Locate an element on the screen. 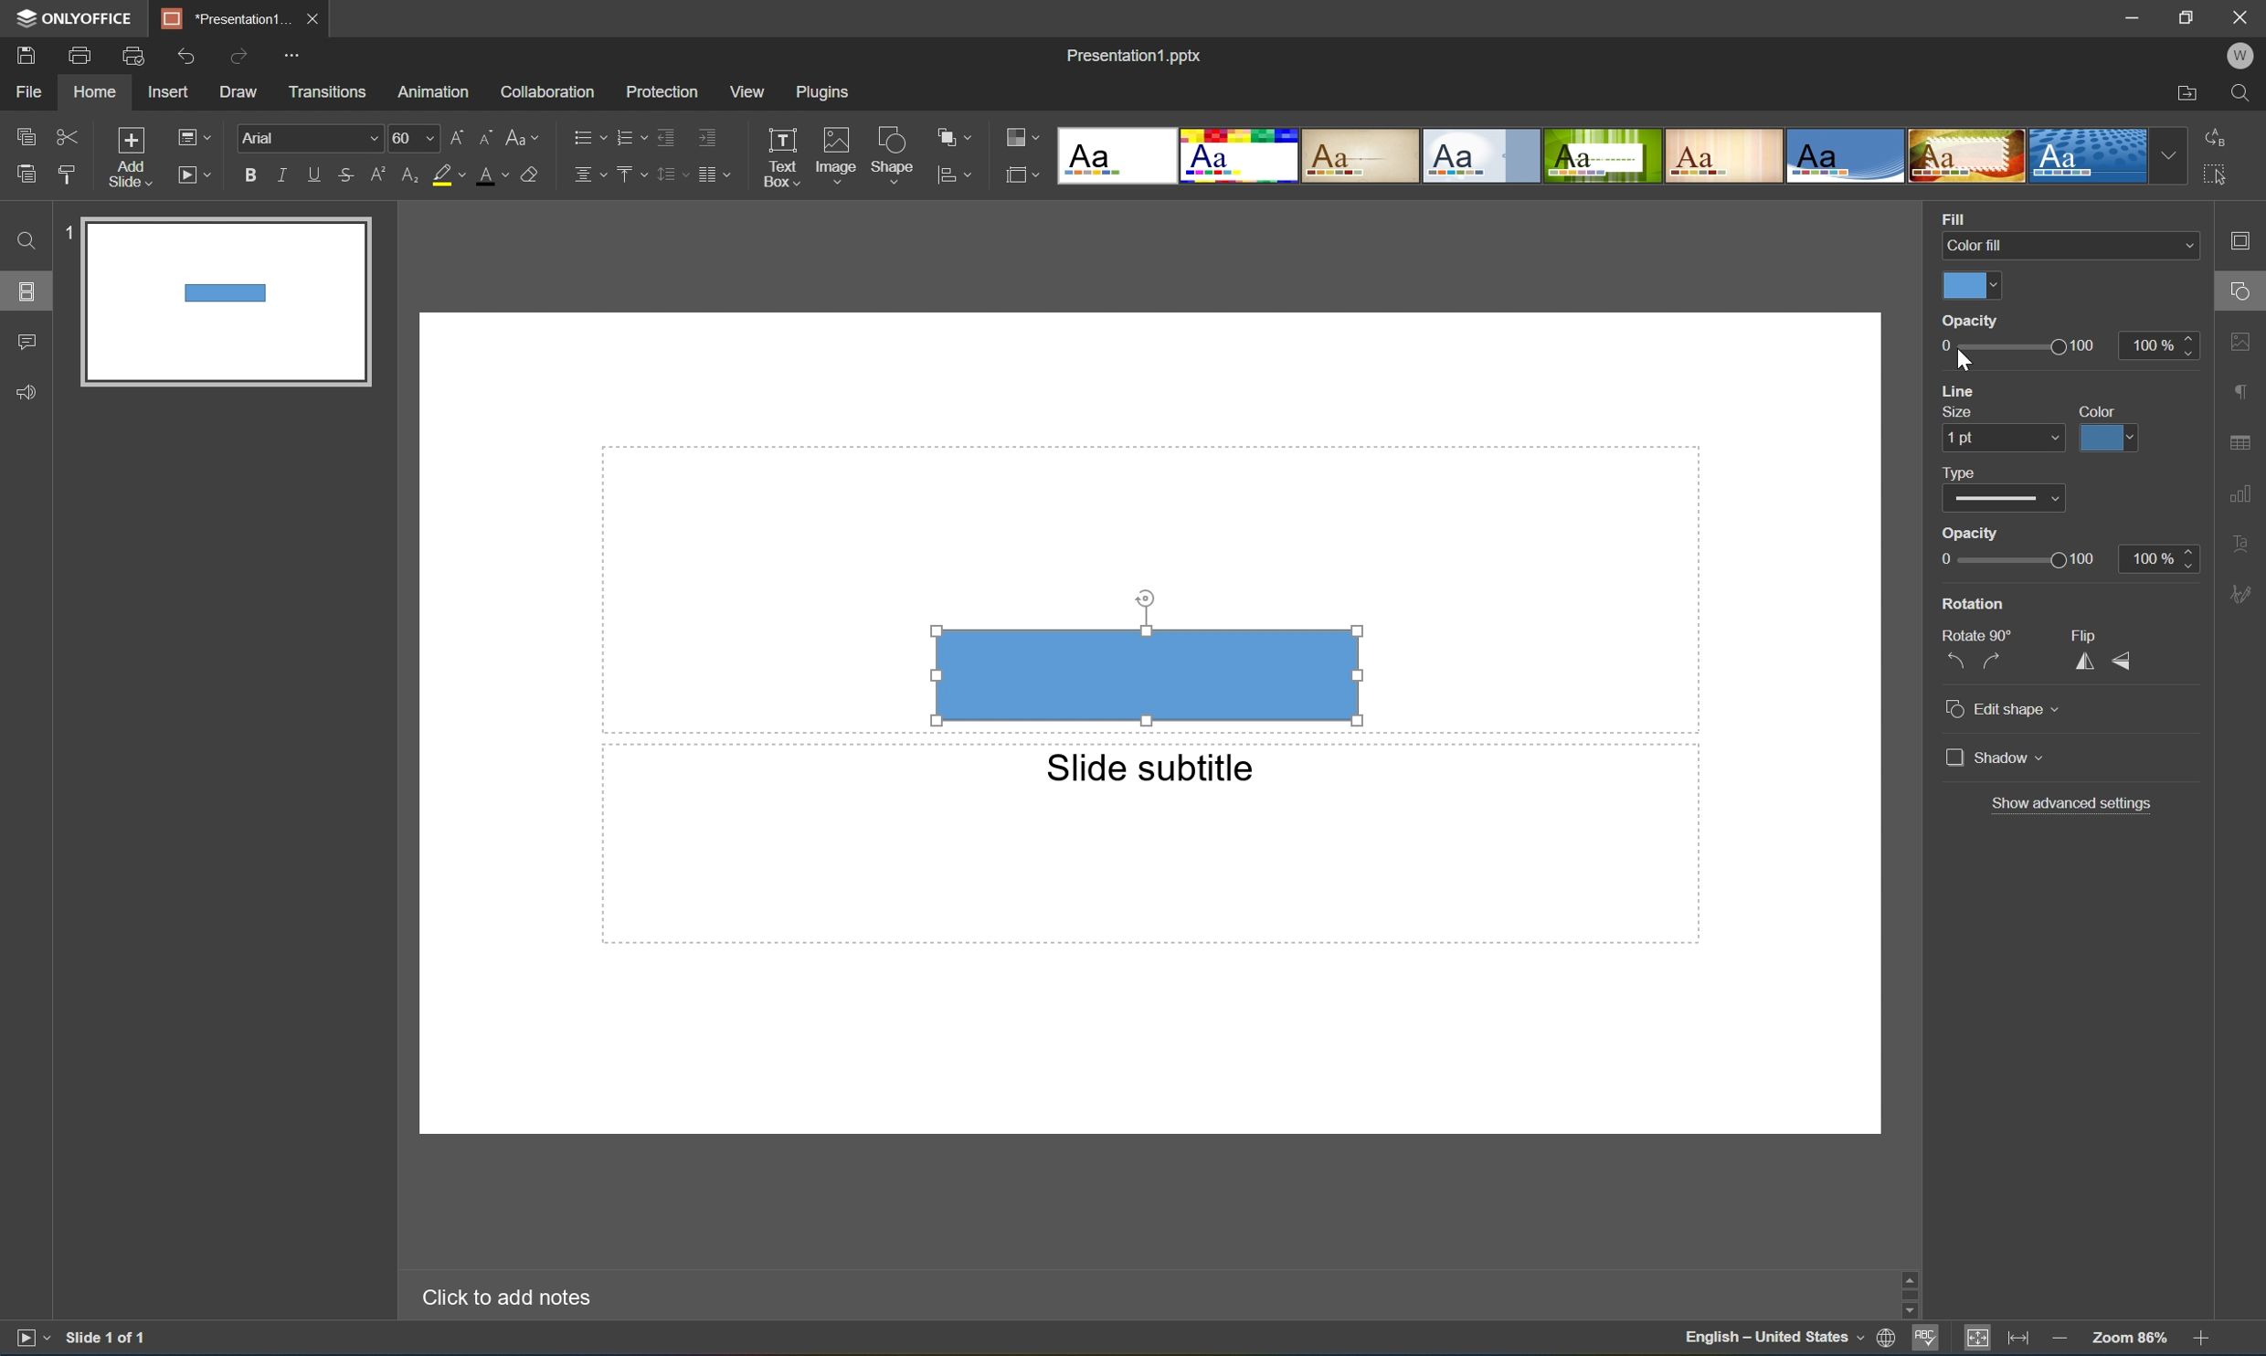 The width and height of the screenshot is (2266, 1356). Minimize is located at coordinates (2124, 16).